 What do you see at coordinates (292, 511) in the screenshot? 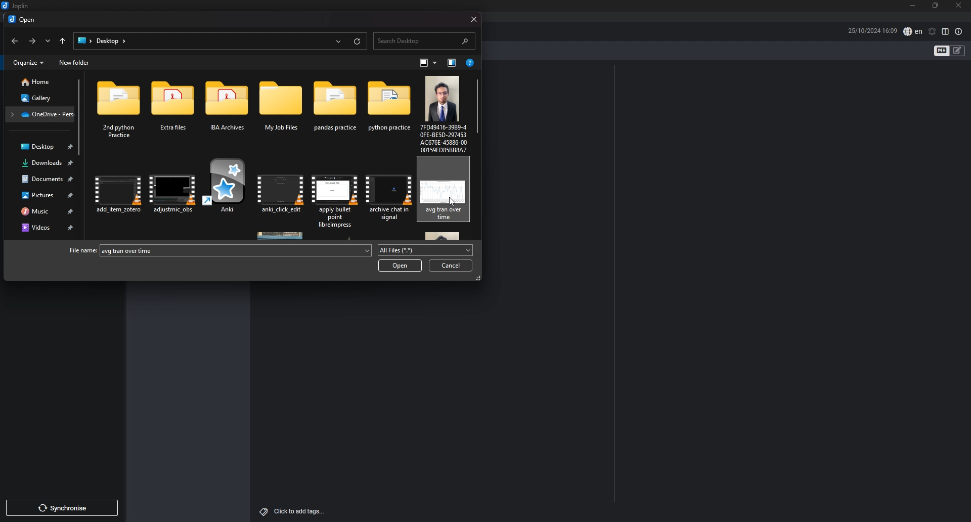
I see `click to add tags` at bounding box center [292, 511].